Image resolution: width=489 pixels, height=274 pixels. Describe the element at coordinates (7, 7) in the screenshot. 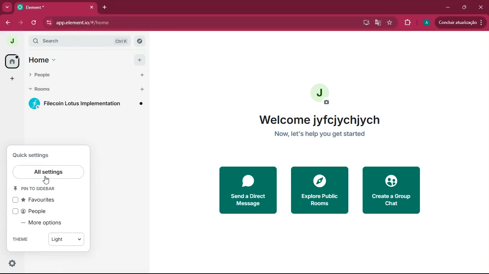

I see `more` at that location.